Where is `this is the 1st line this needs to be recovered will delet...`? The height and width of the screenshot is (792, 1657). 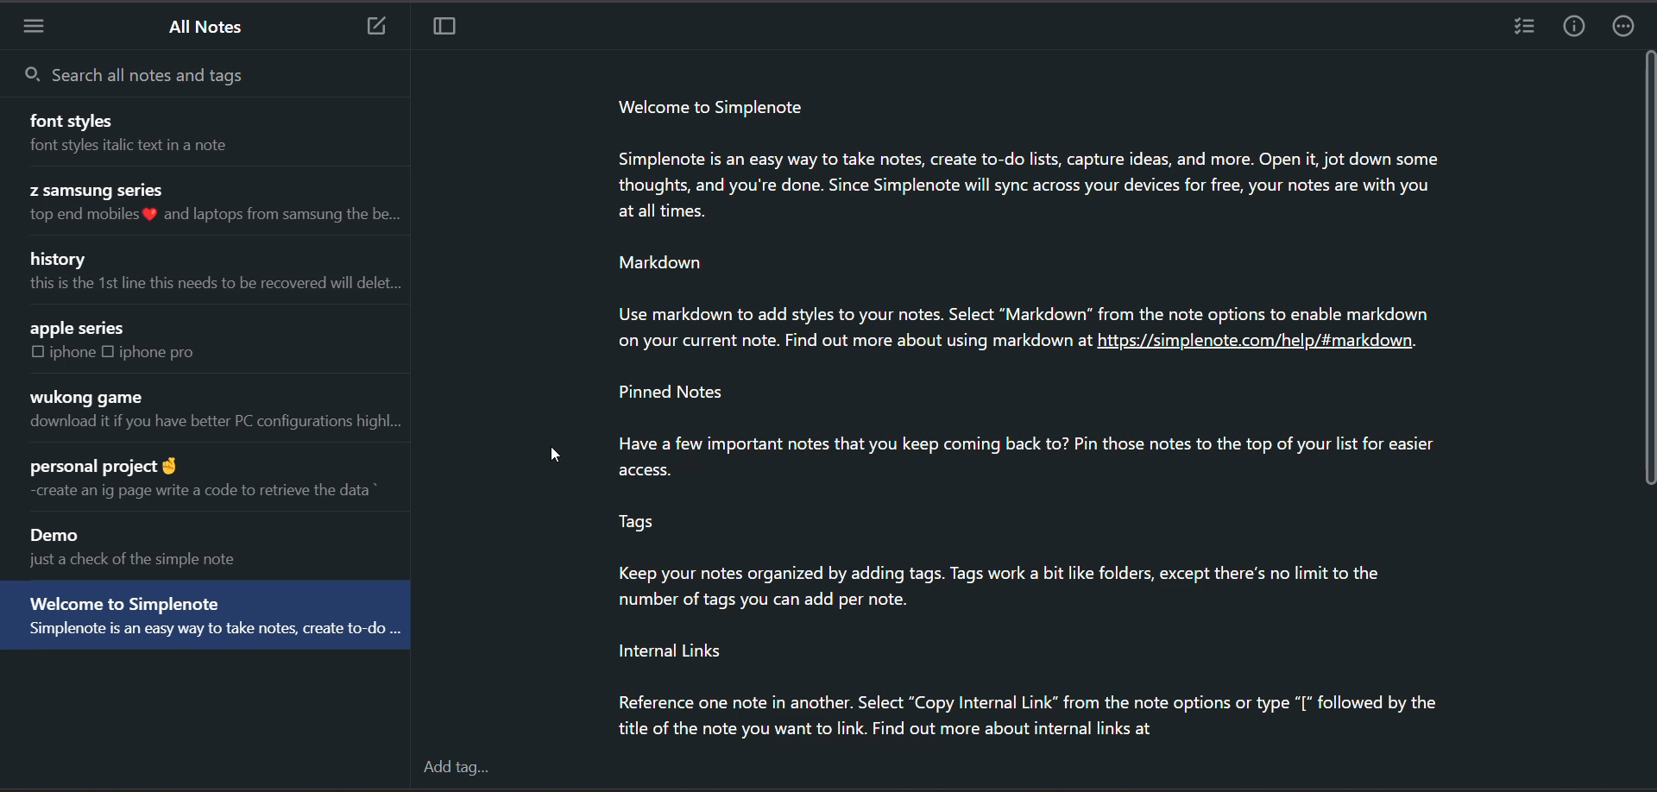 this is the 1st line this needs to be recovered will delet... is located at coordinates (210, 286).